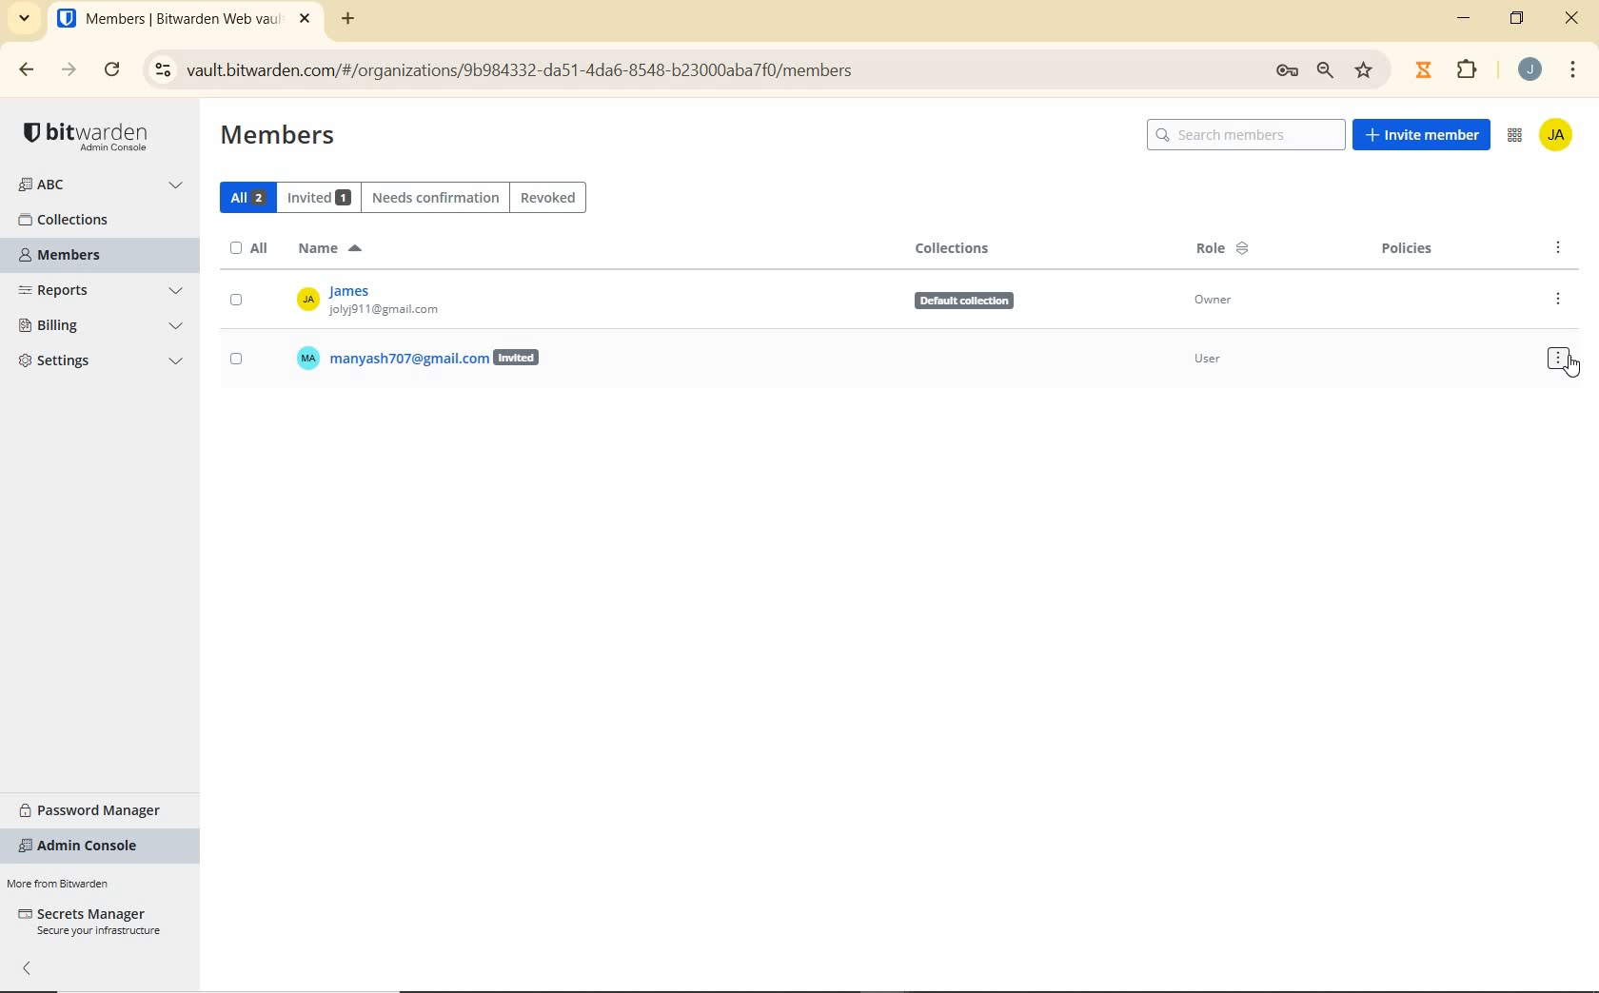  I want to click on SEARCH TABS, so click(26, 19).